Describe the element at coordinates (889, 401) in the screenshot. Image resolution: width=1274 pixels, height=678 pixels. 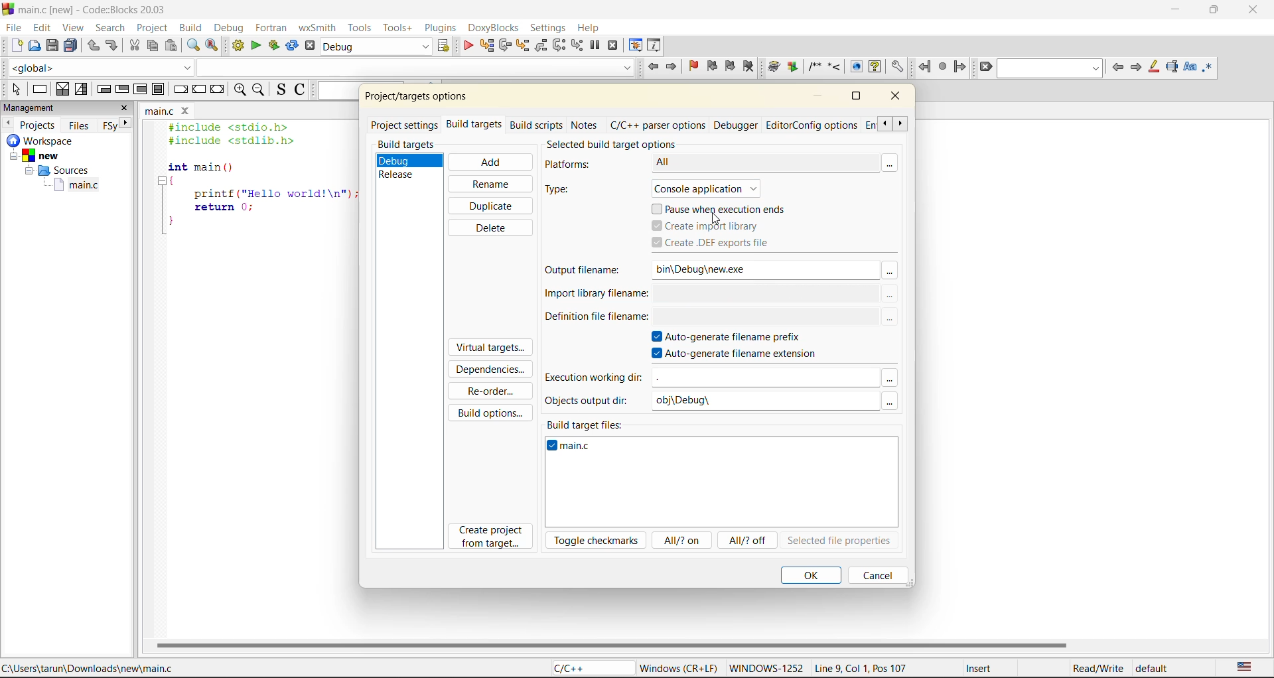
I see `More` at that location.